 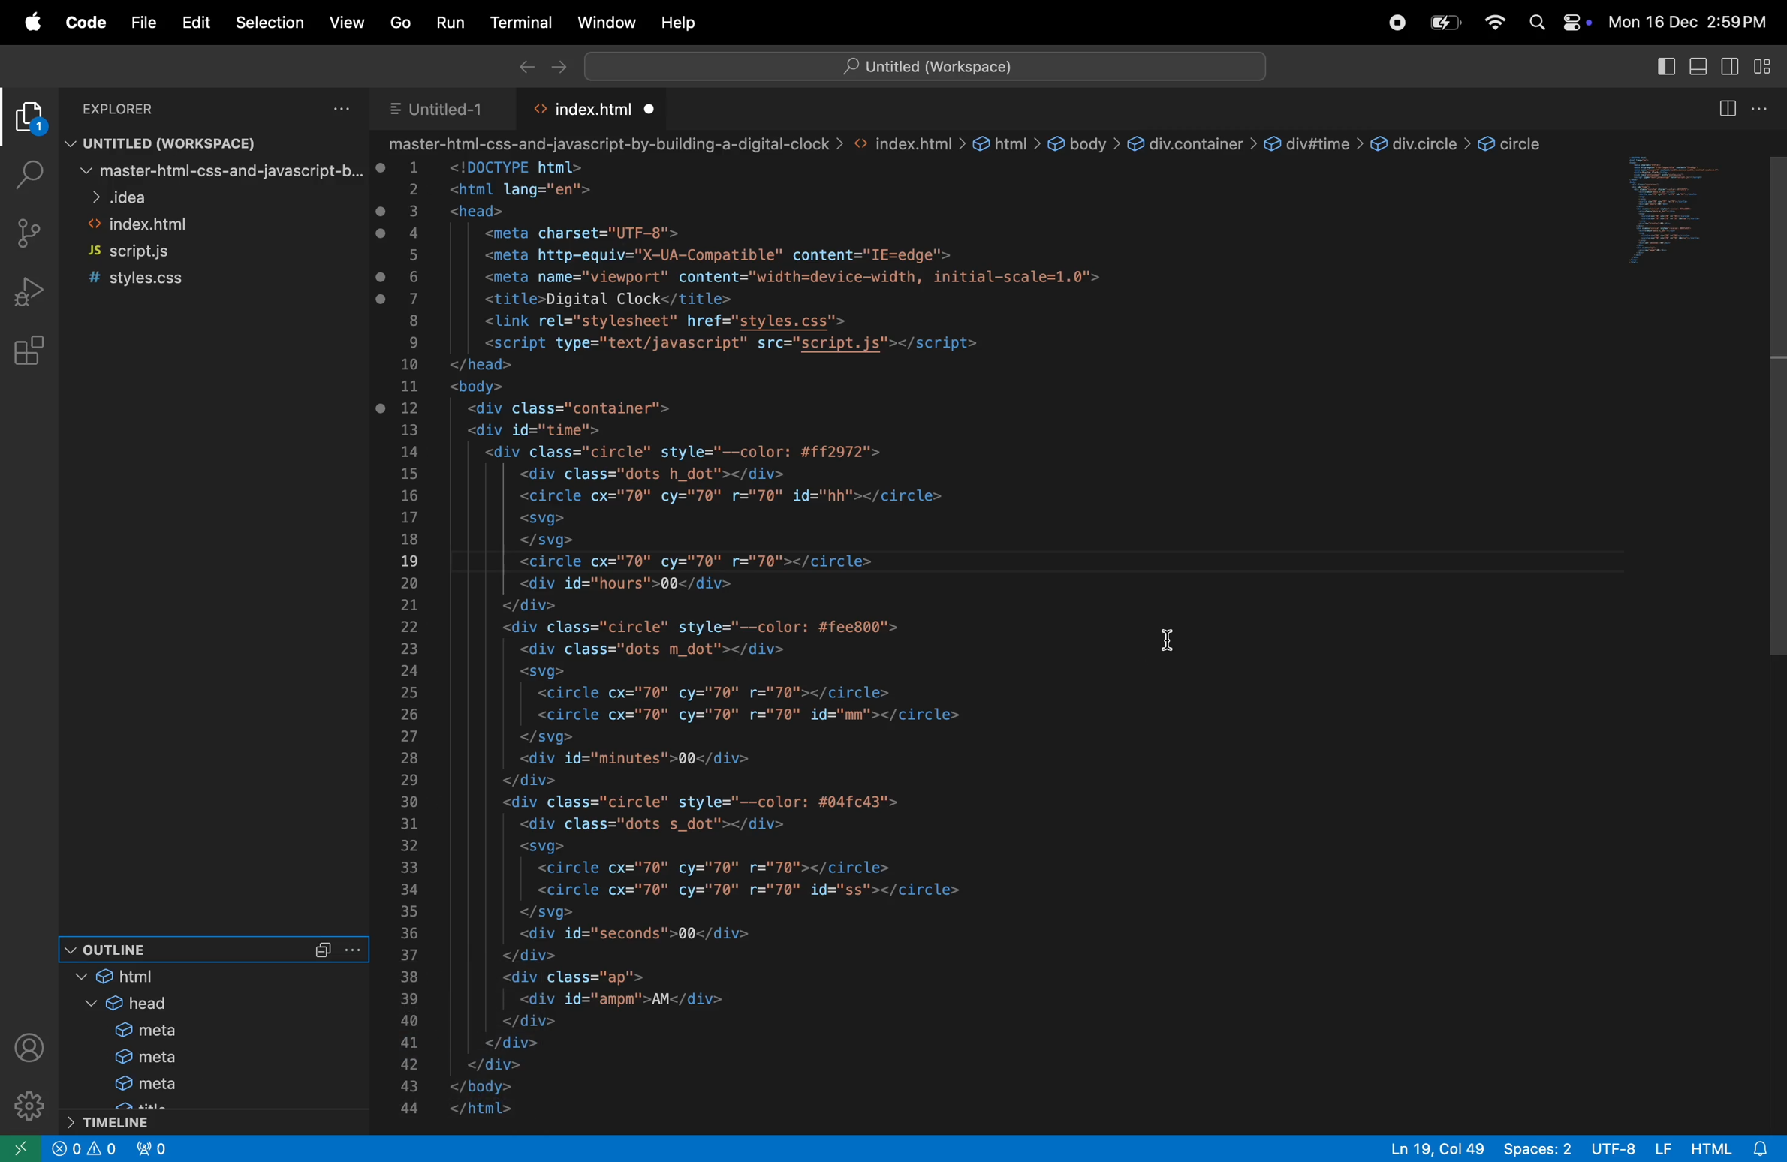 I want to click on backward, so click(x=521, y=65).